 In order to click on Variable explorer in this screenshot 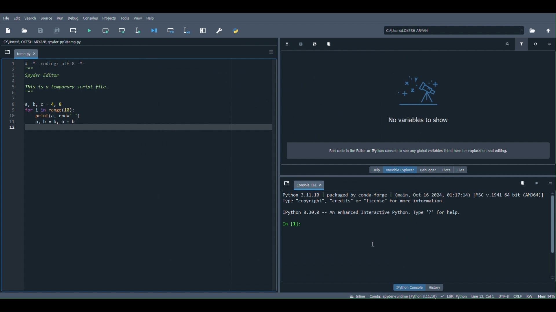, I will do `click(399, 170)`.